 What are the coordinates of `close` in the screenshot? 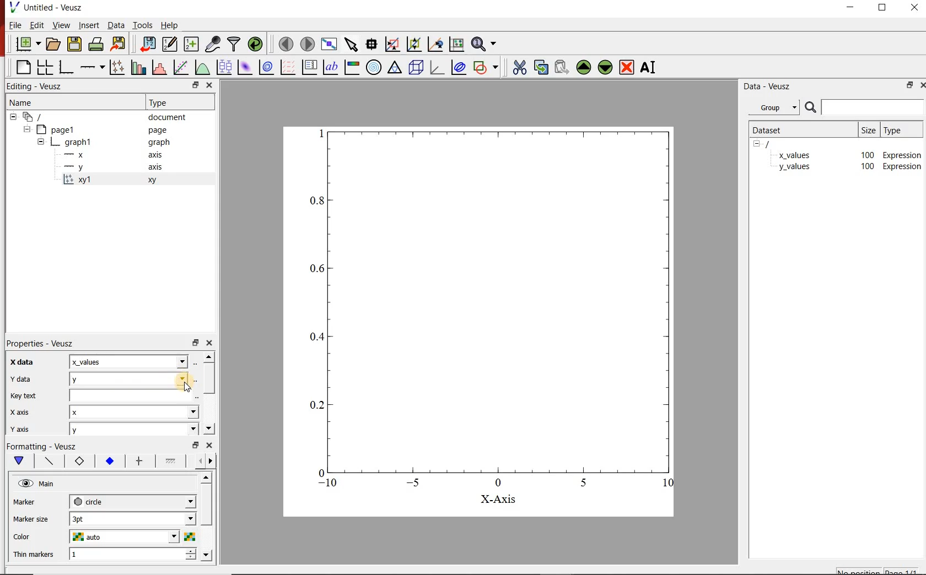 It's located at (211, 343).